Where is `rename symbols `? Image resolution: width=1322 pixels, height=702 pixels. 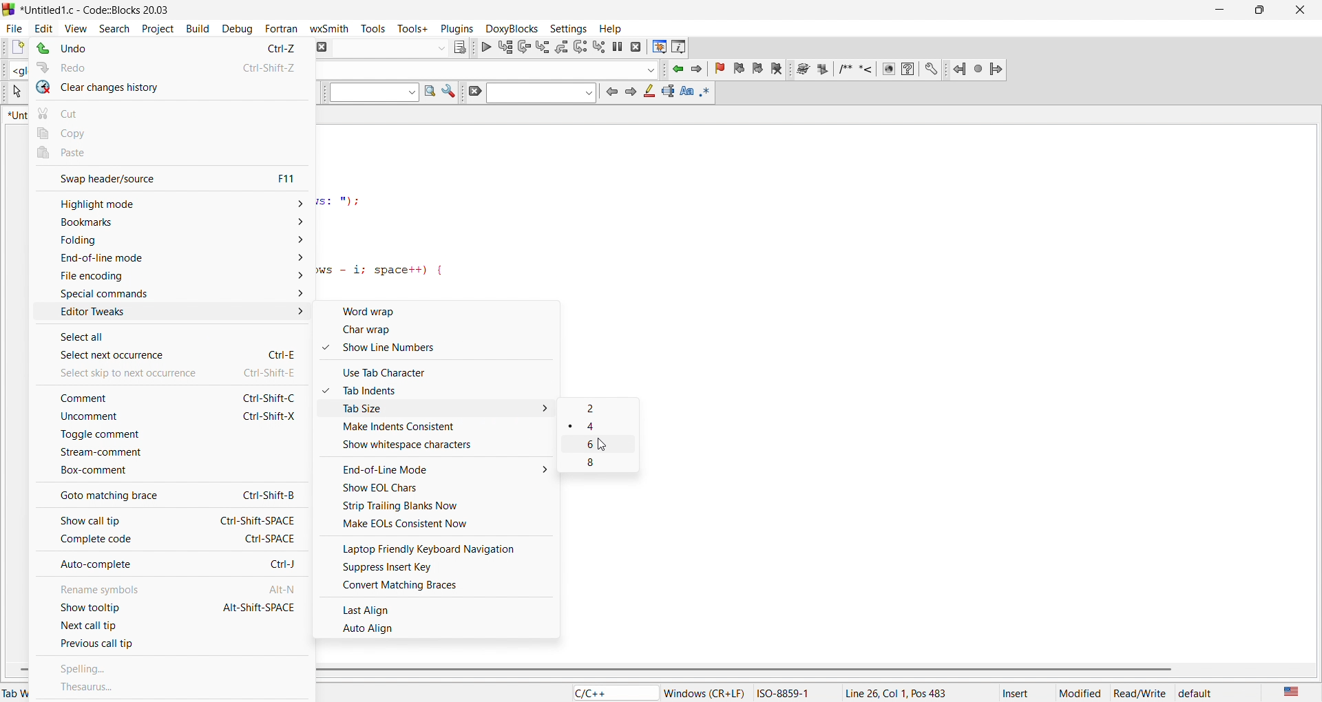
rename symbols  is located at coordinates (114, 588).